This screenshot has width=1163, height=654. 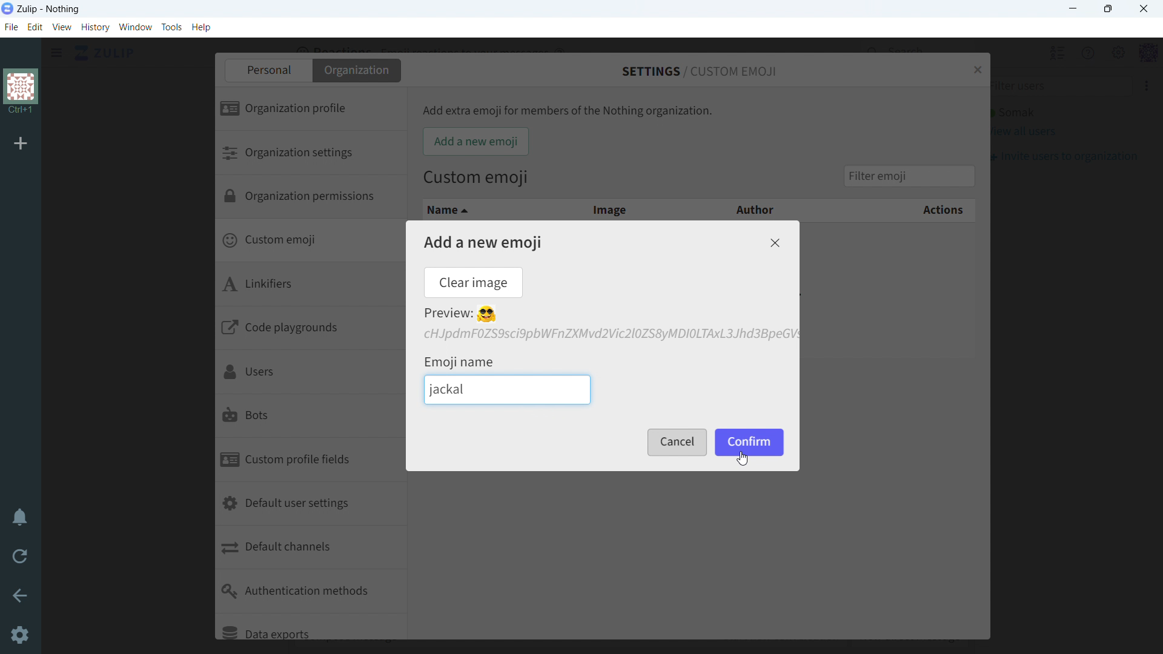 I want to click on scroll up, so click(x=1156, y=44).